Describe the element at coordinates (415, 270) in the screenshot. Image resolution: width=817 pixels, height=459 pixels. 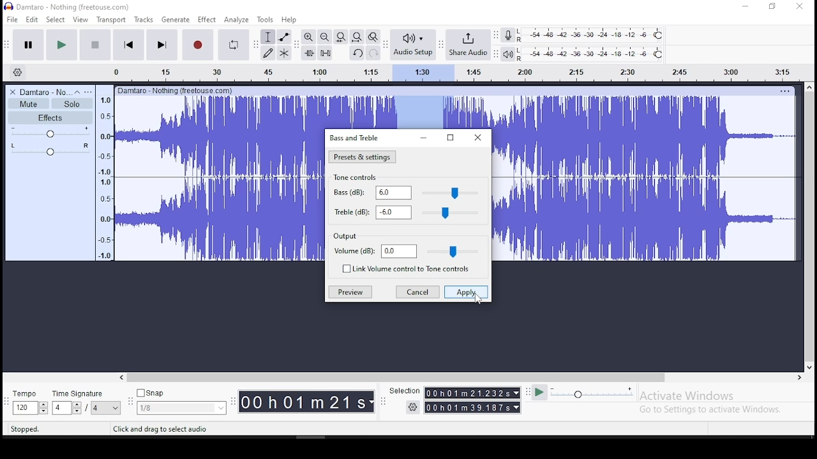
I see `link volume control to tone control on/off` at that location.